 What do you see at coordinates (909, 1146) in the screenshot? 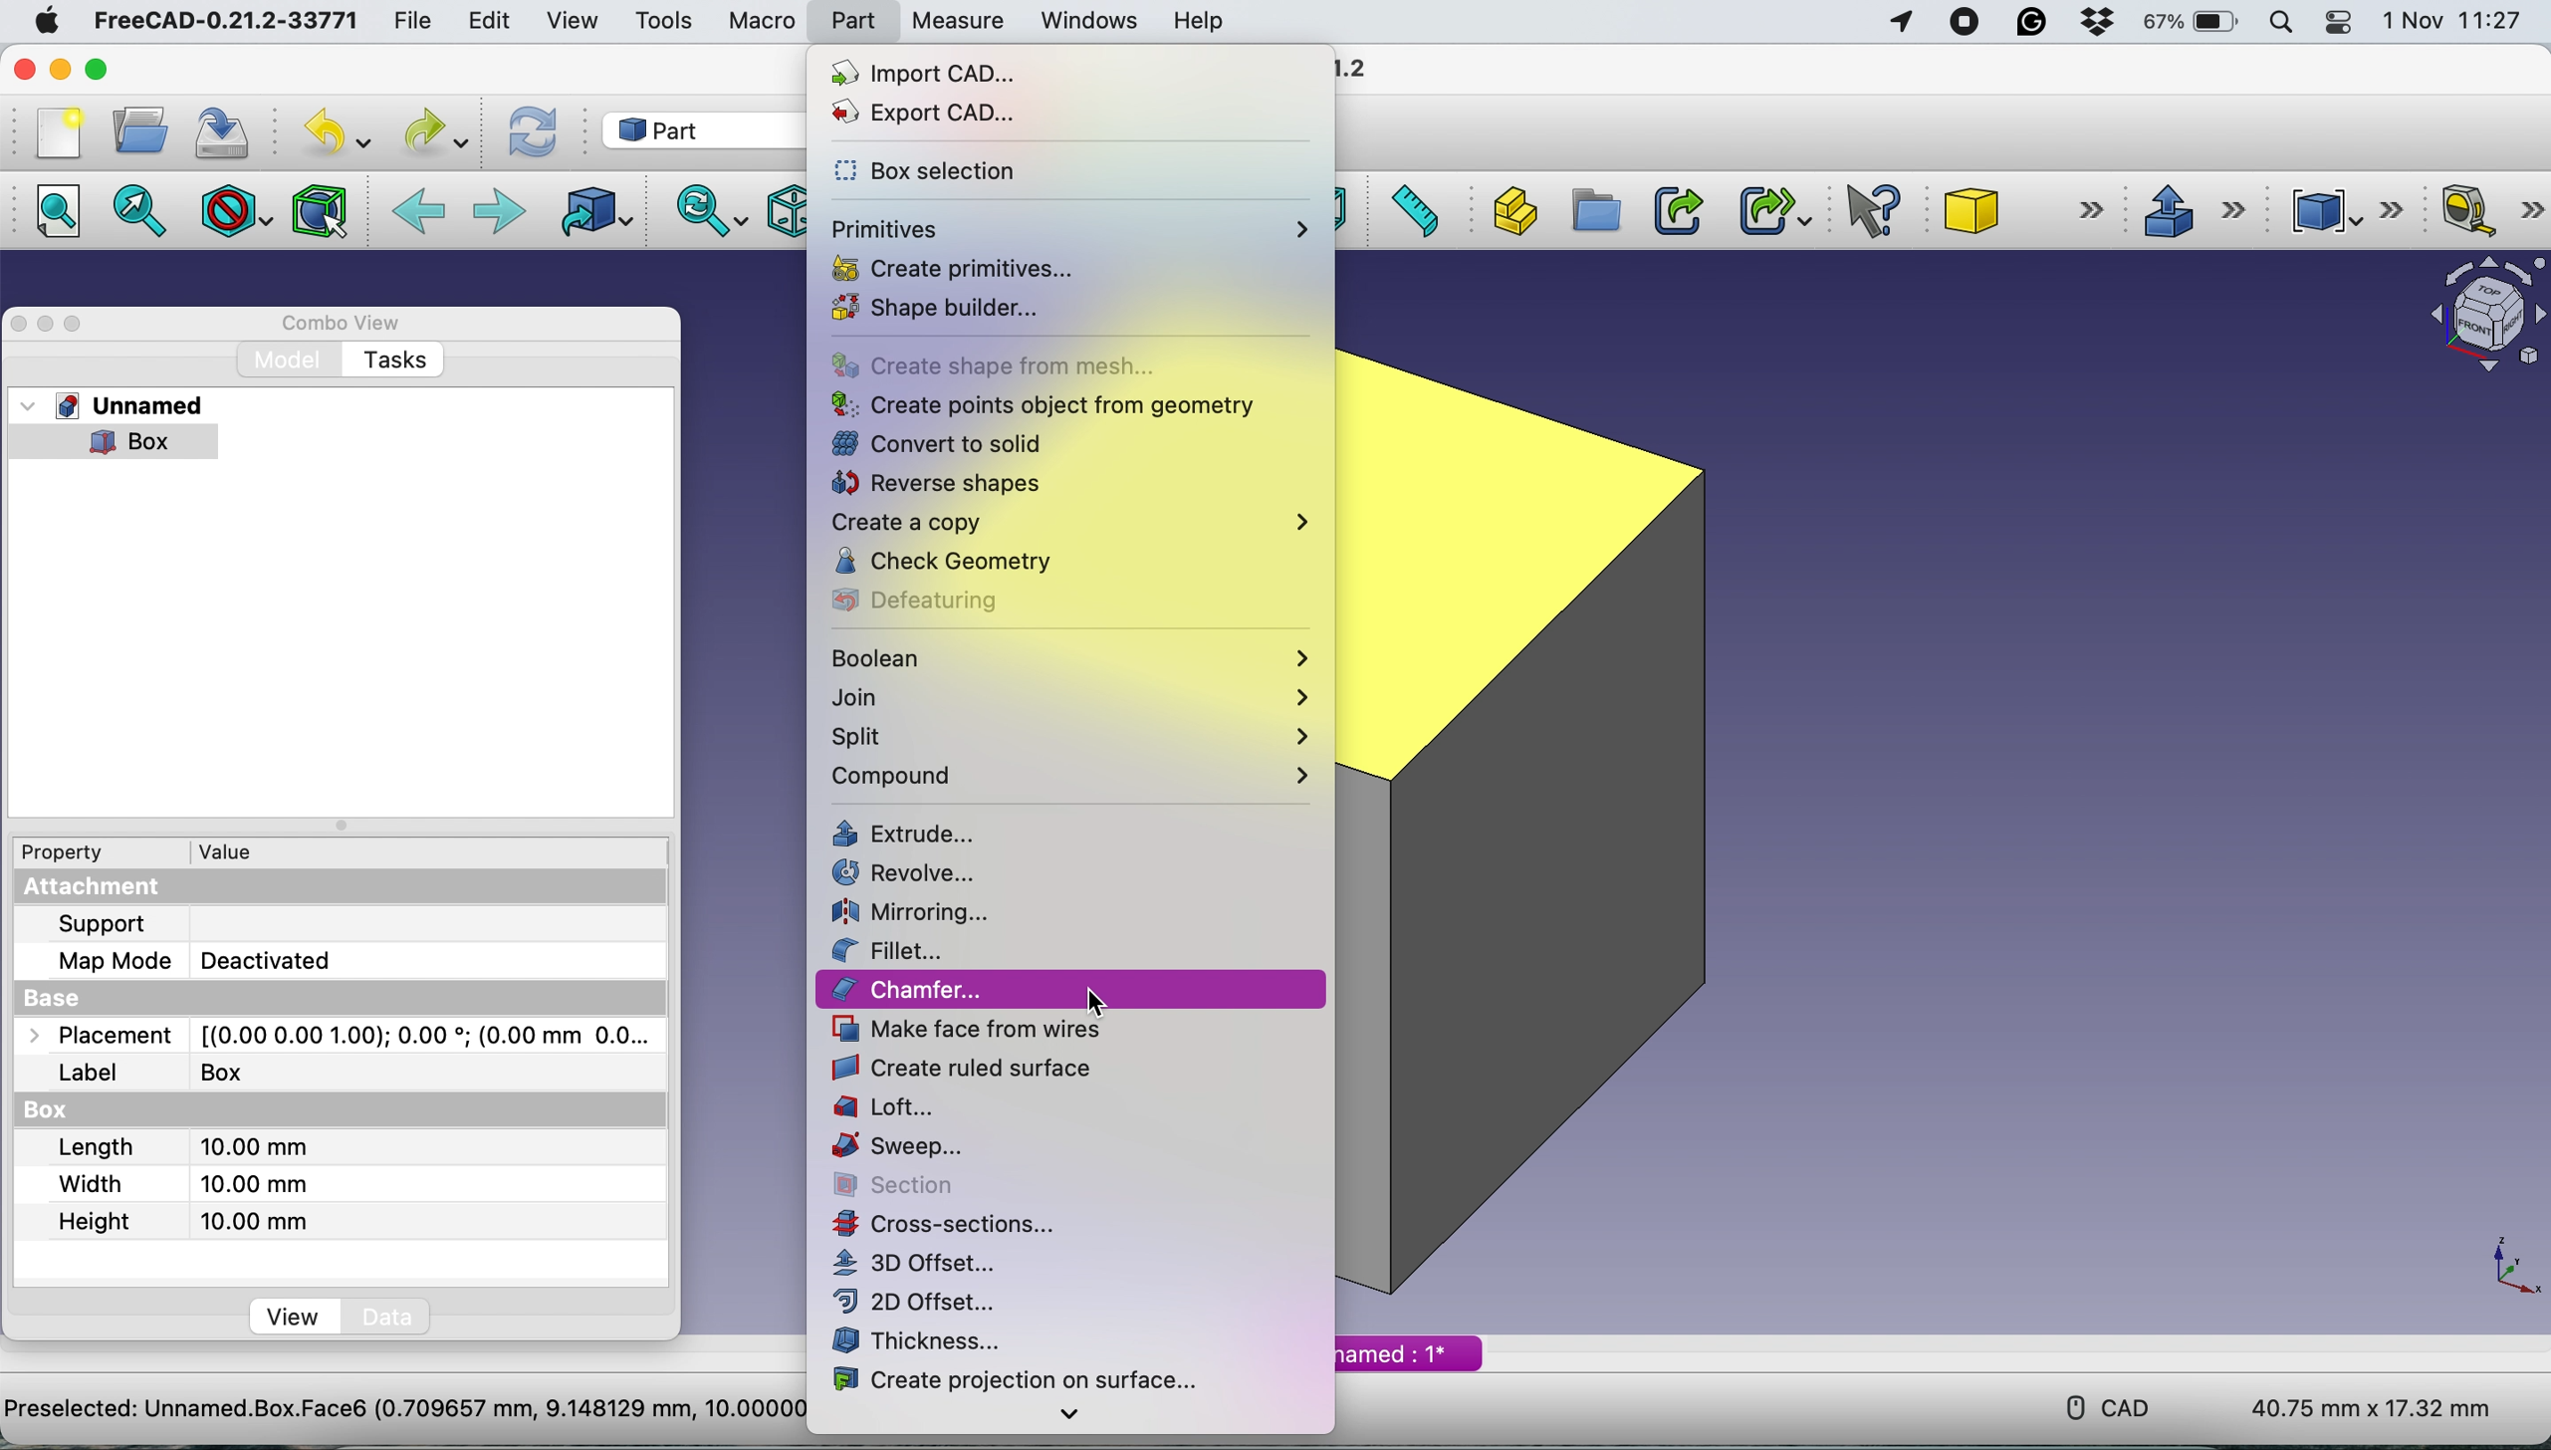
I see `sweep` at bounding box center [909, 1146].